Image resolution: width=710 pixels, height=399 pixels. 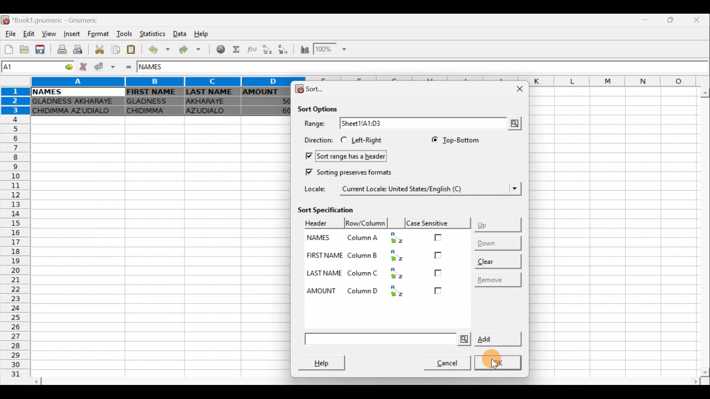 I want to click on Locale dropdown, so click(x=511, y=189).